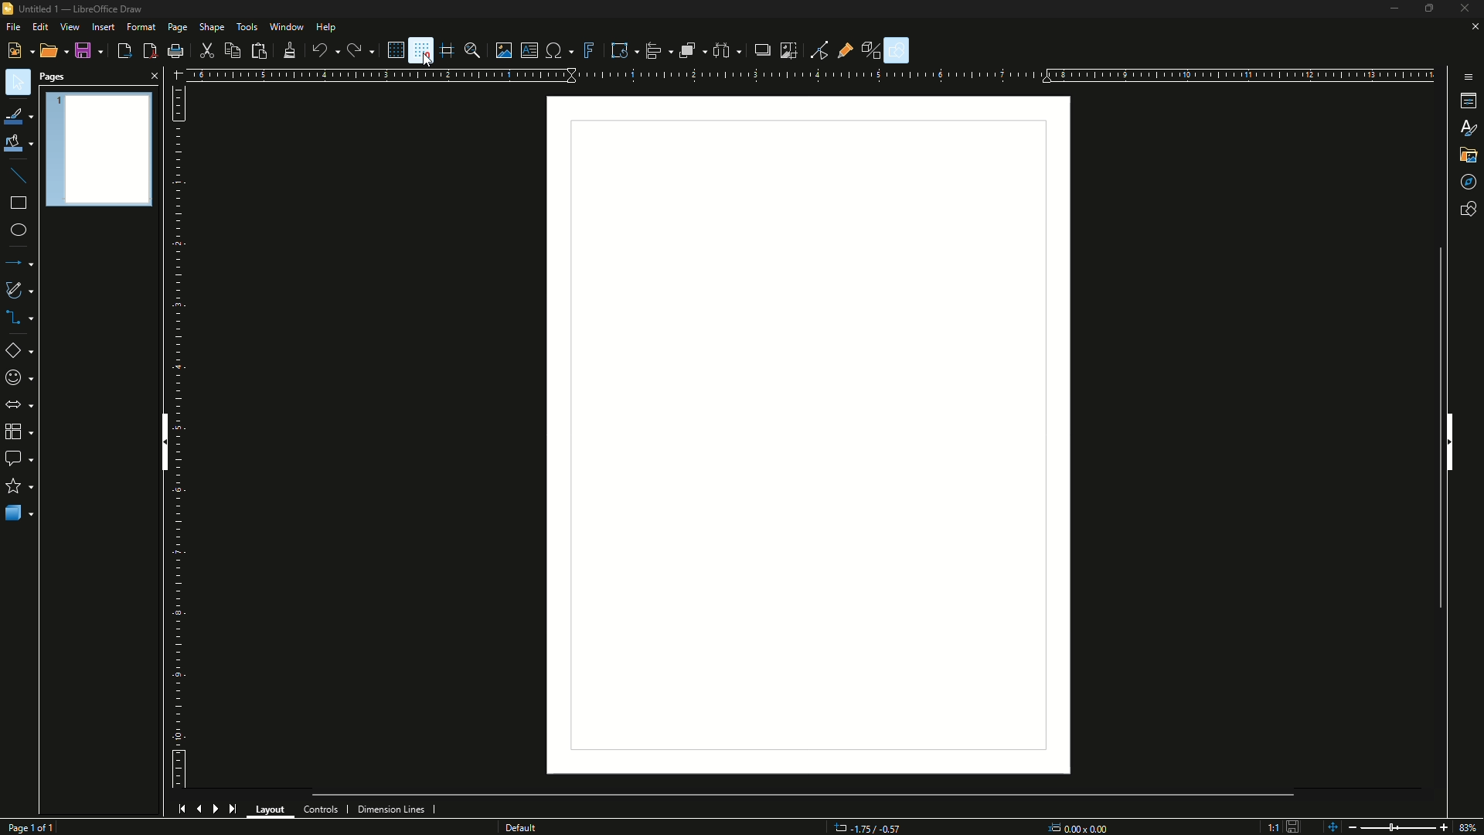 Image resolution: width=1484 pixels, height=835 pixels. I want to click on Insert Line, so click(21, 178).